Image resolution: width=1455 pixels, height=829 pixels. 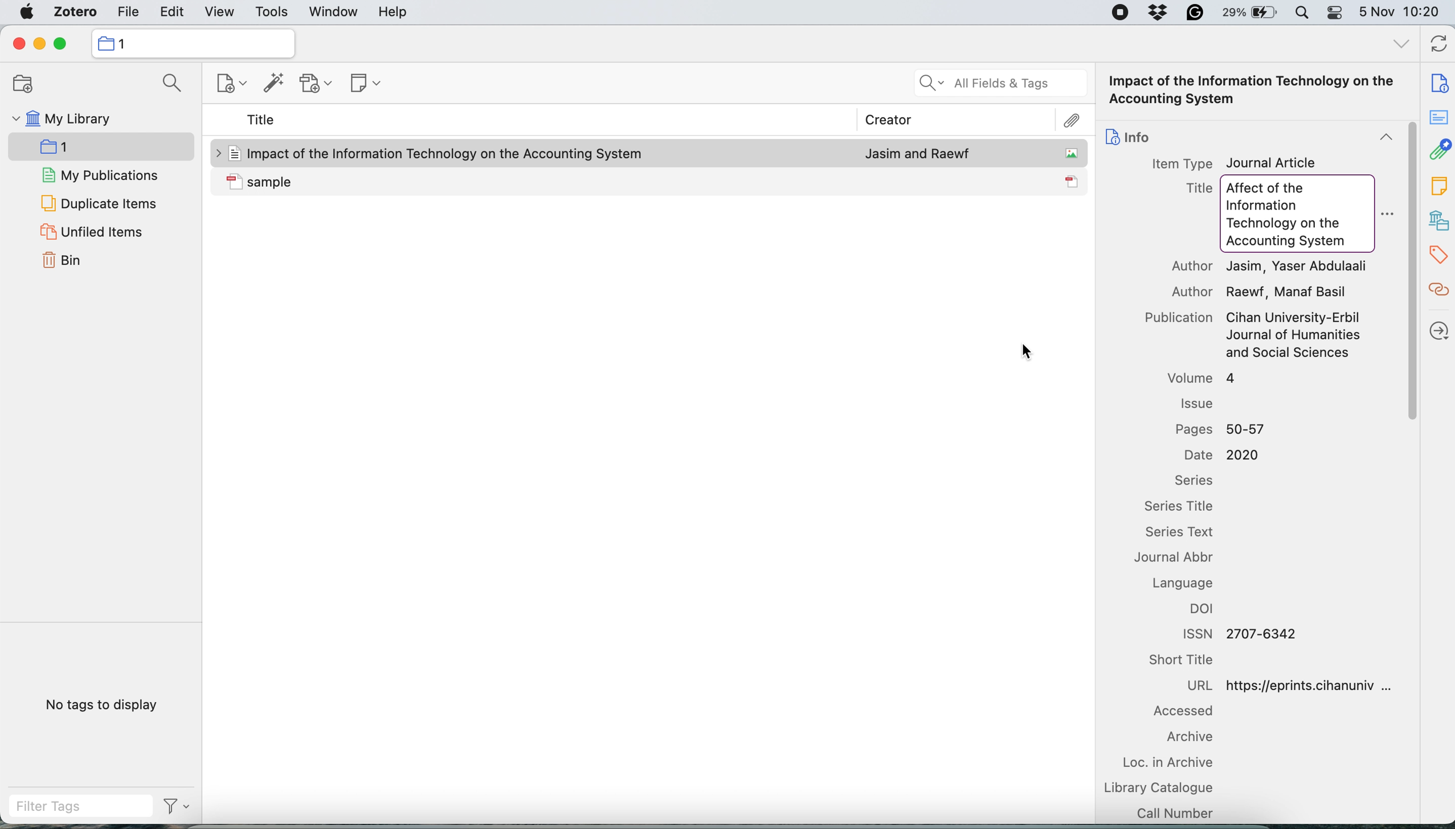 I want to click on info, so click(x=1140, y=137).